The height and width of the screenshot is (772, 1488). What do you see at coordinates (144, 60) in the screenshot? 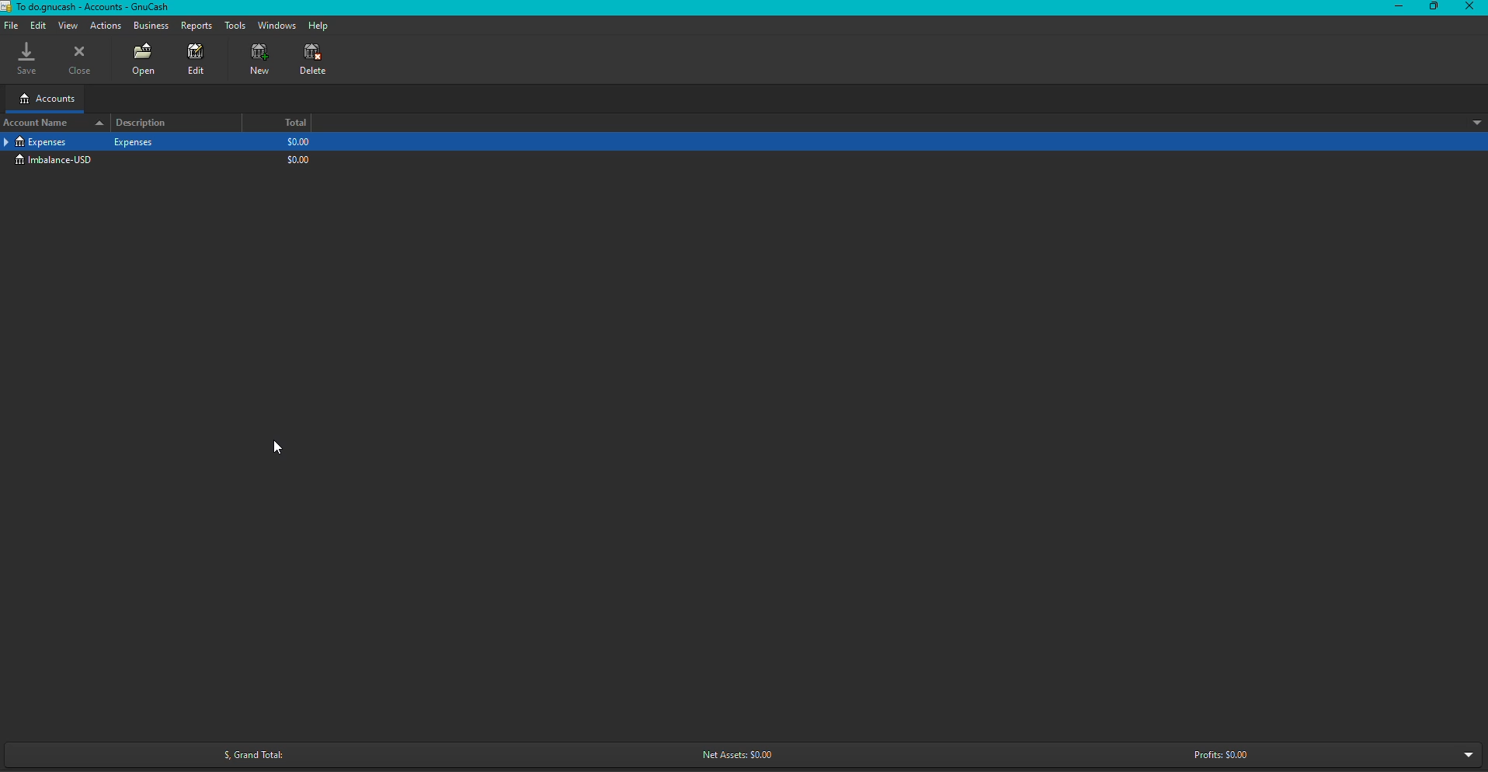
I see `Open` at bounding box center [144, 60].